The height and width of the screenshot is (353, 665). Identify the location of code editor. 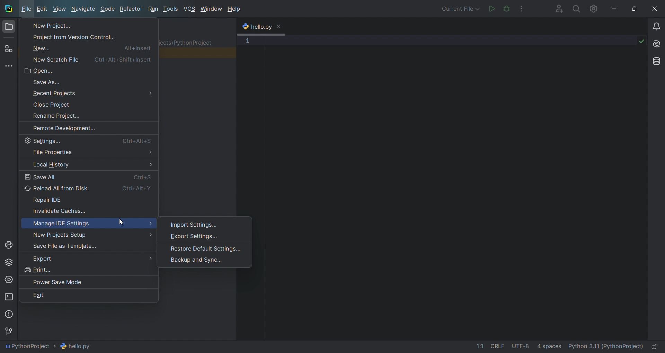
(442, 187).